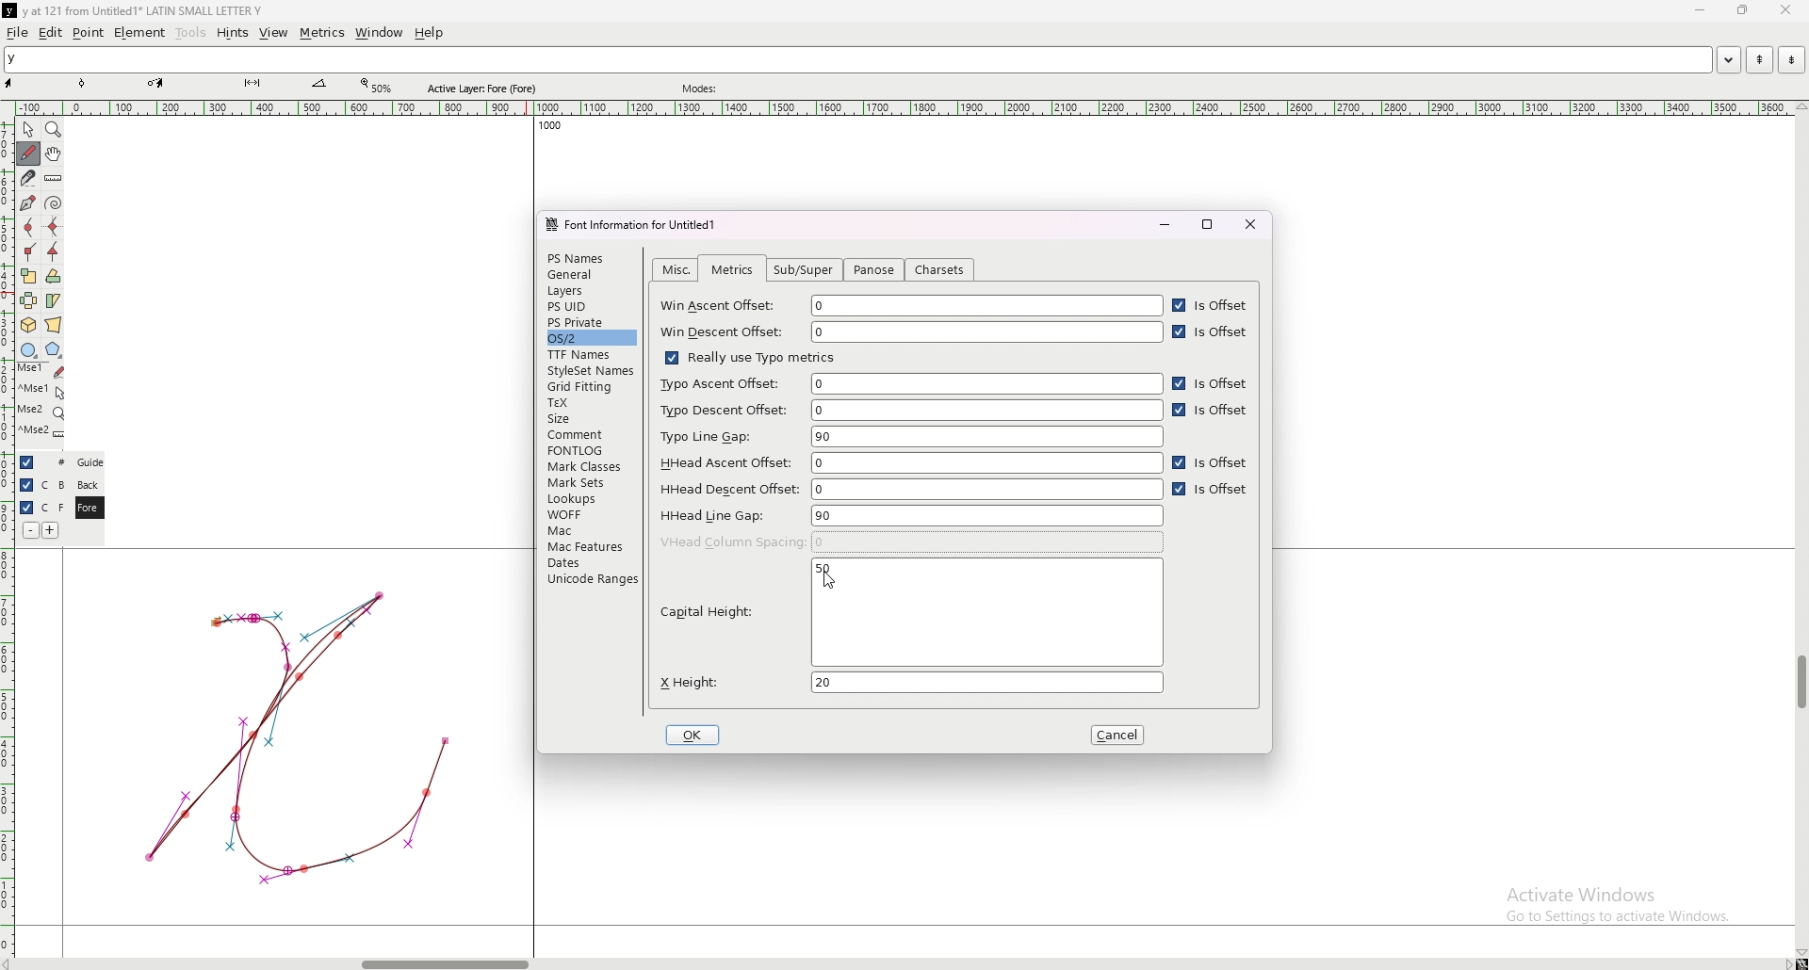 The width and height of the screenshot is (1809, 970). Describe the element at coordinates (1212, 306) in the screenshot. I see `is offset` at that location.